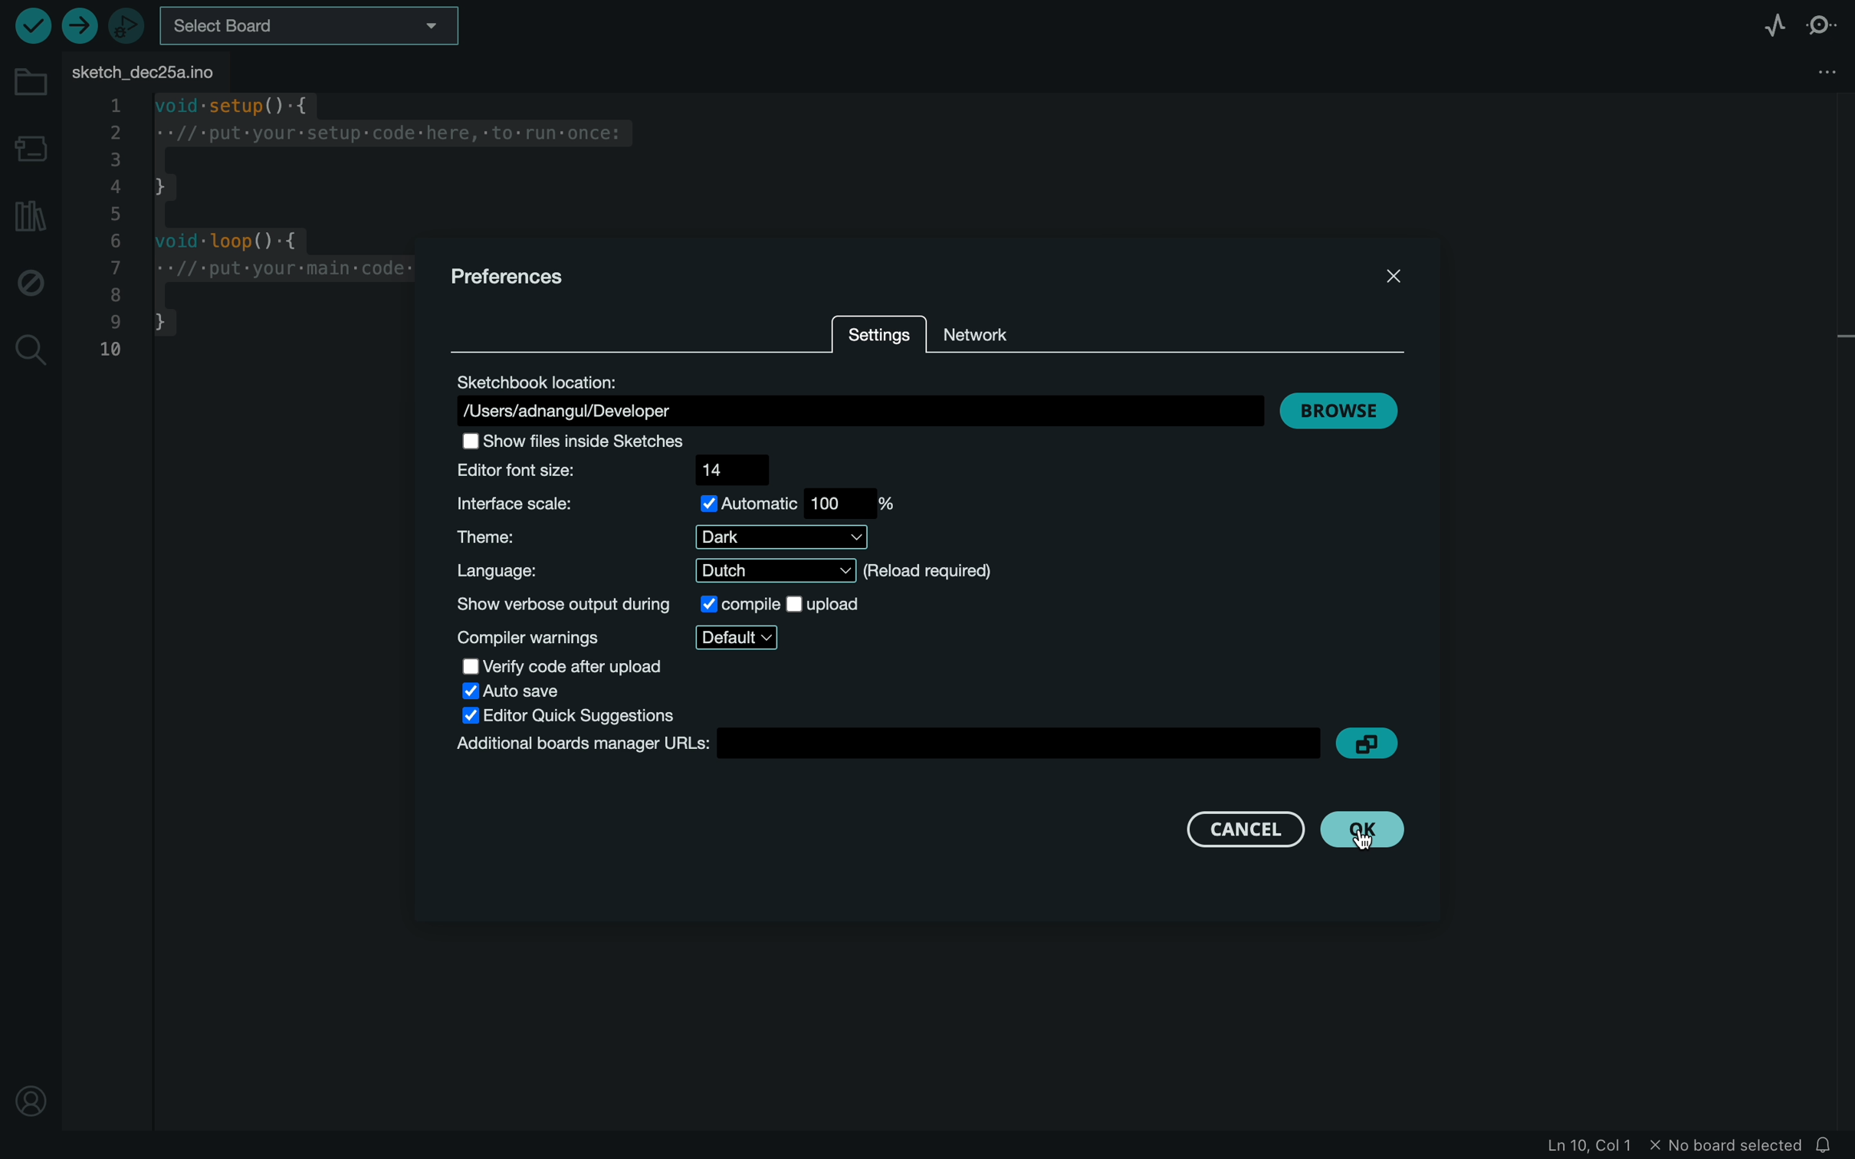 The width and height of the screenshot is (1855, 1159). I want to click on close, so click(1395, 275).